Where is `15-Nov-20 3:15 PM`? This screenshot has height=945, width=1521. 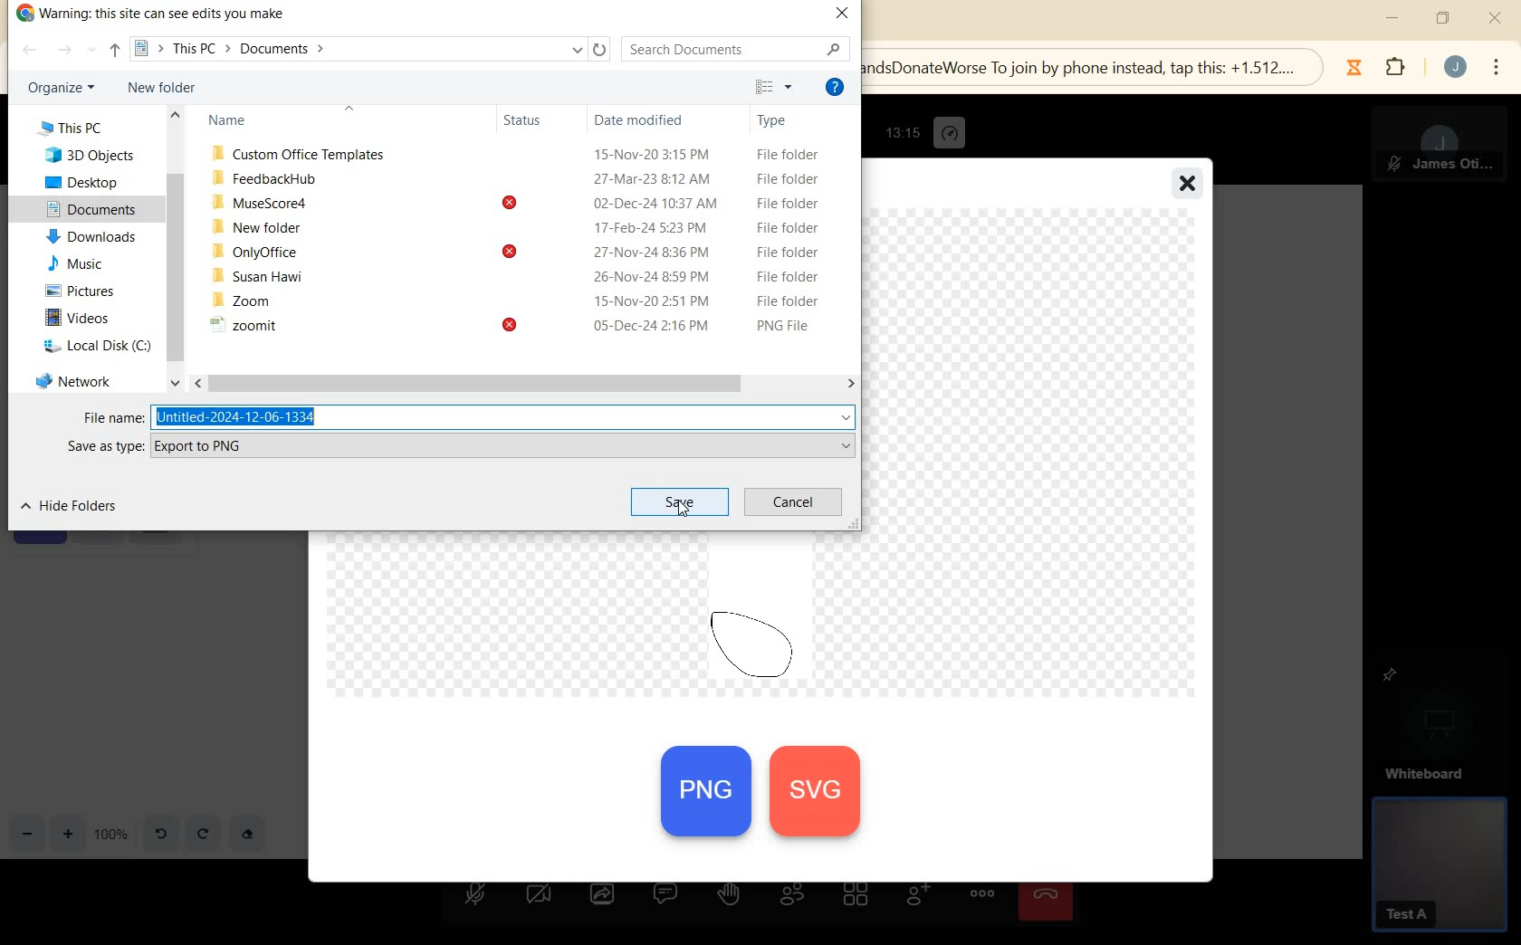 15-Nov-20 3:15 PM is located at coordinates (651, 156).